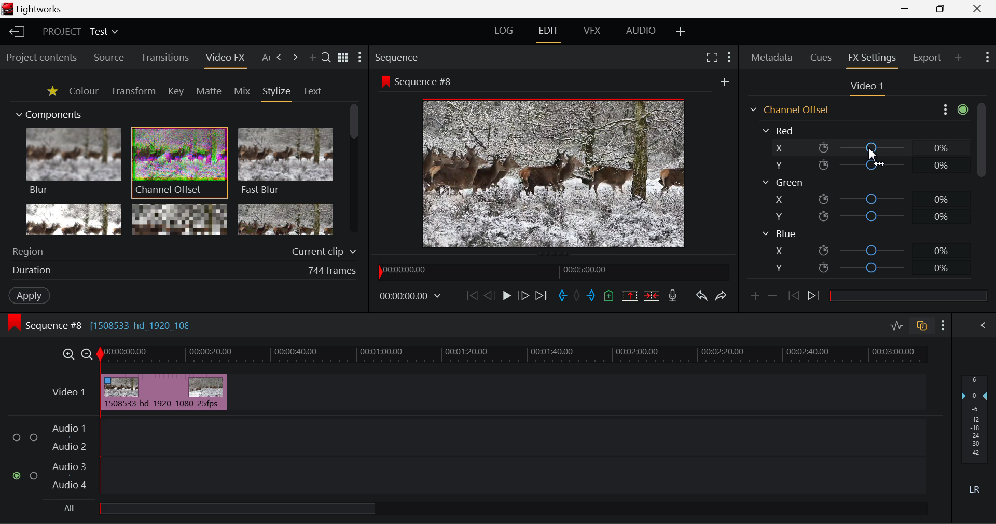  Describe the element at coordinates (488, 296) in the screenshot. I see `Go Back` at that location.